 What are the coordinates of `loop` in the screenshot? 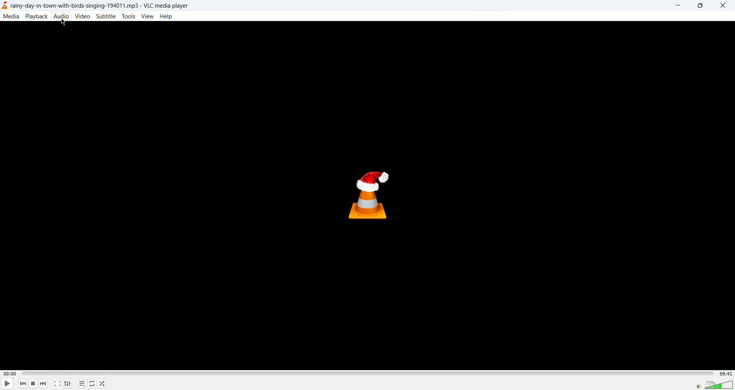 It's located at (91, 384).